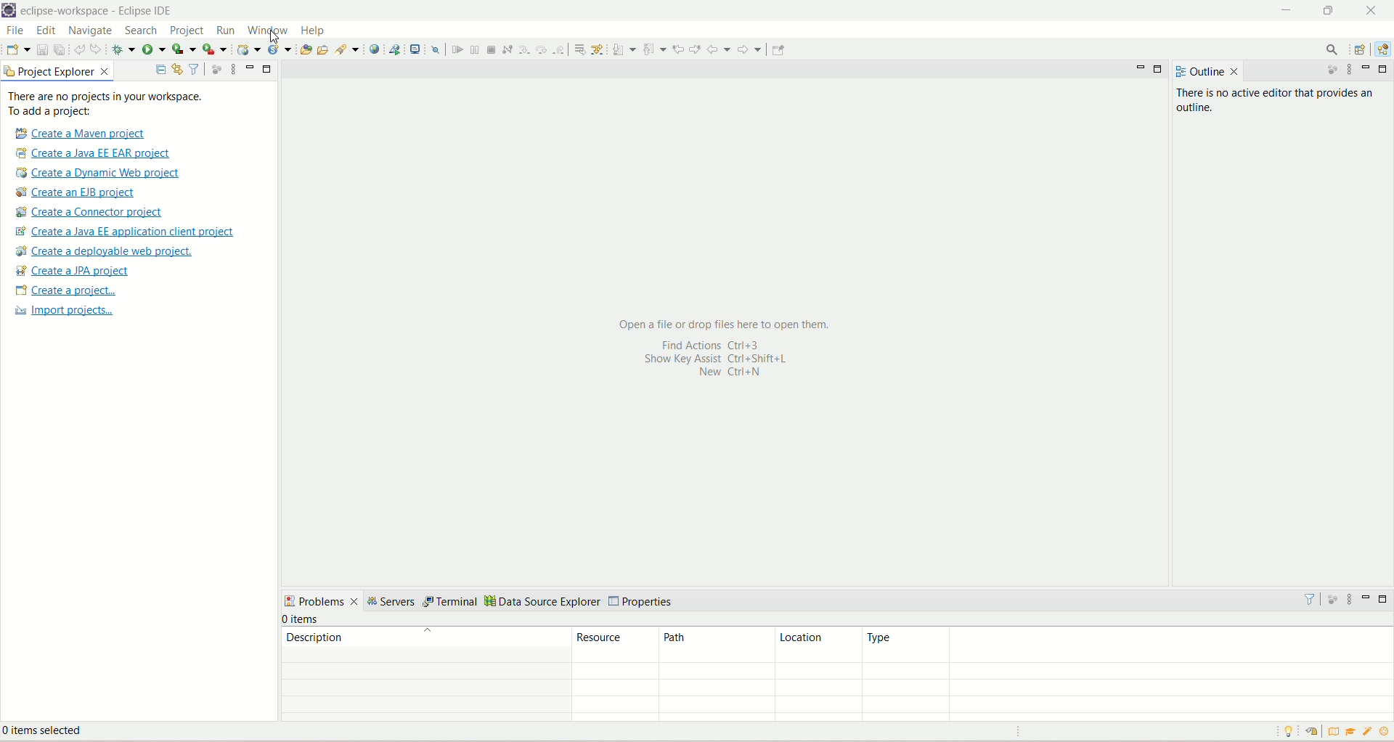  Describe the element at coordinates (1385, 731) in the screenshot. I see `tip of the day` at that location.